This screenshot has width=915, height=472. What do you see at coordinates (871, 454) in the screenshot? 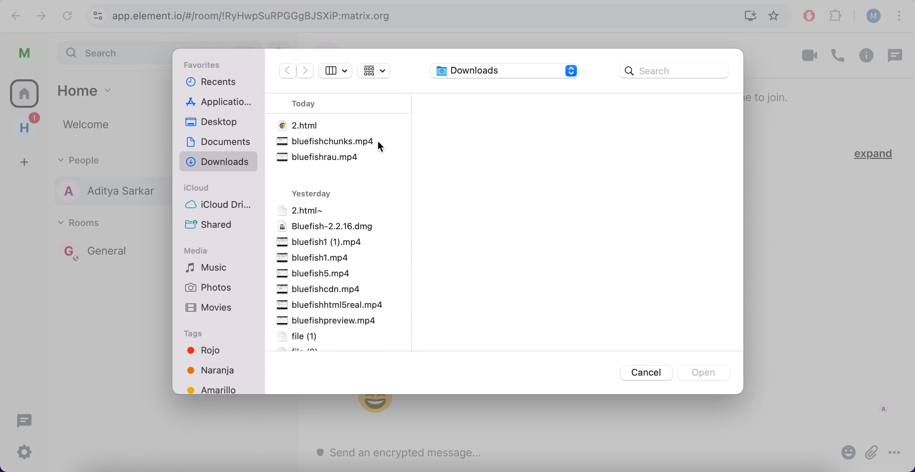
I see `attach` at bounding box center [871, 454].